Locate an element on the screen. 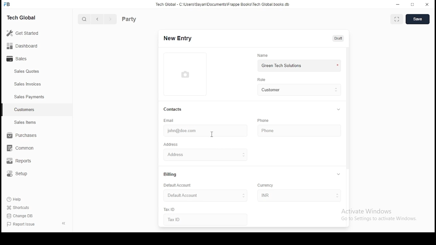 The image size is (436, 245). get started is located at coordinates (24, 33).